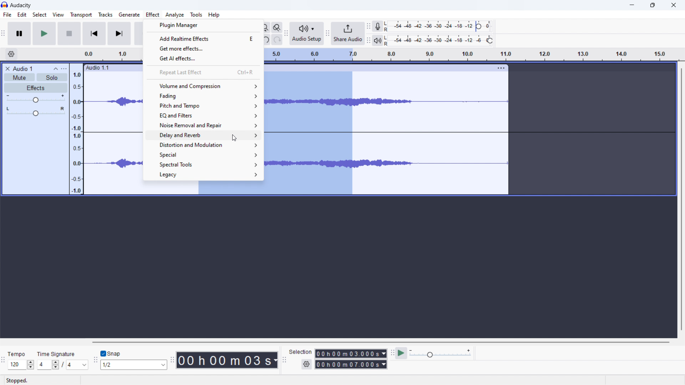  Describe the element at coordinates (135, 365) in the screenshot. I see `1/2` at that location.